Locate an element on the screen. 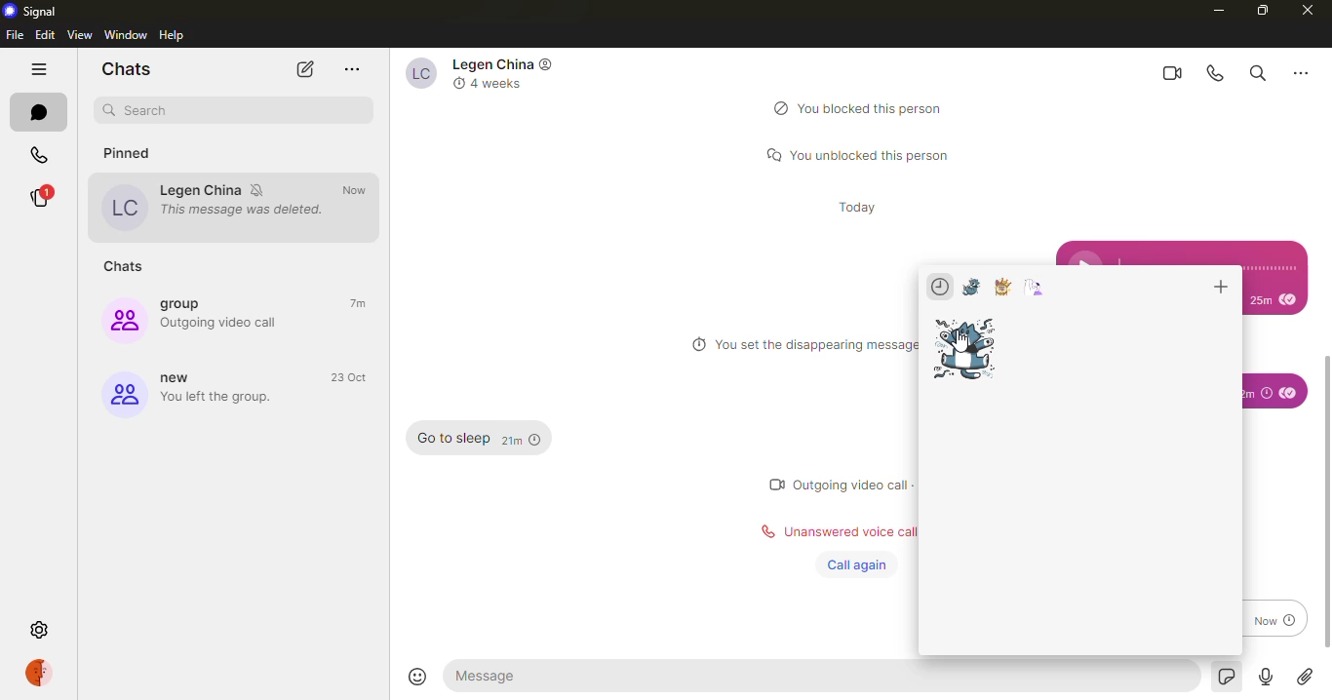 The width and height of the screenshot is (1332, 700). Outgoing video call is located at coordinates (223, 323).